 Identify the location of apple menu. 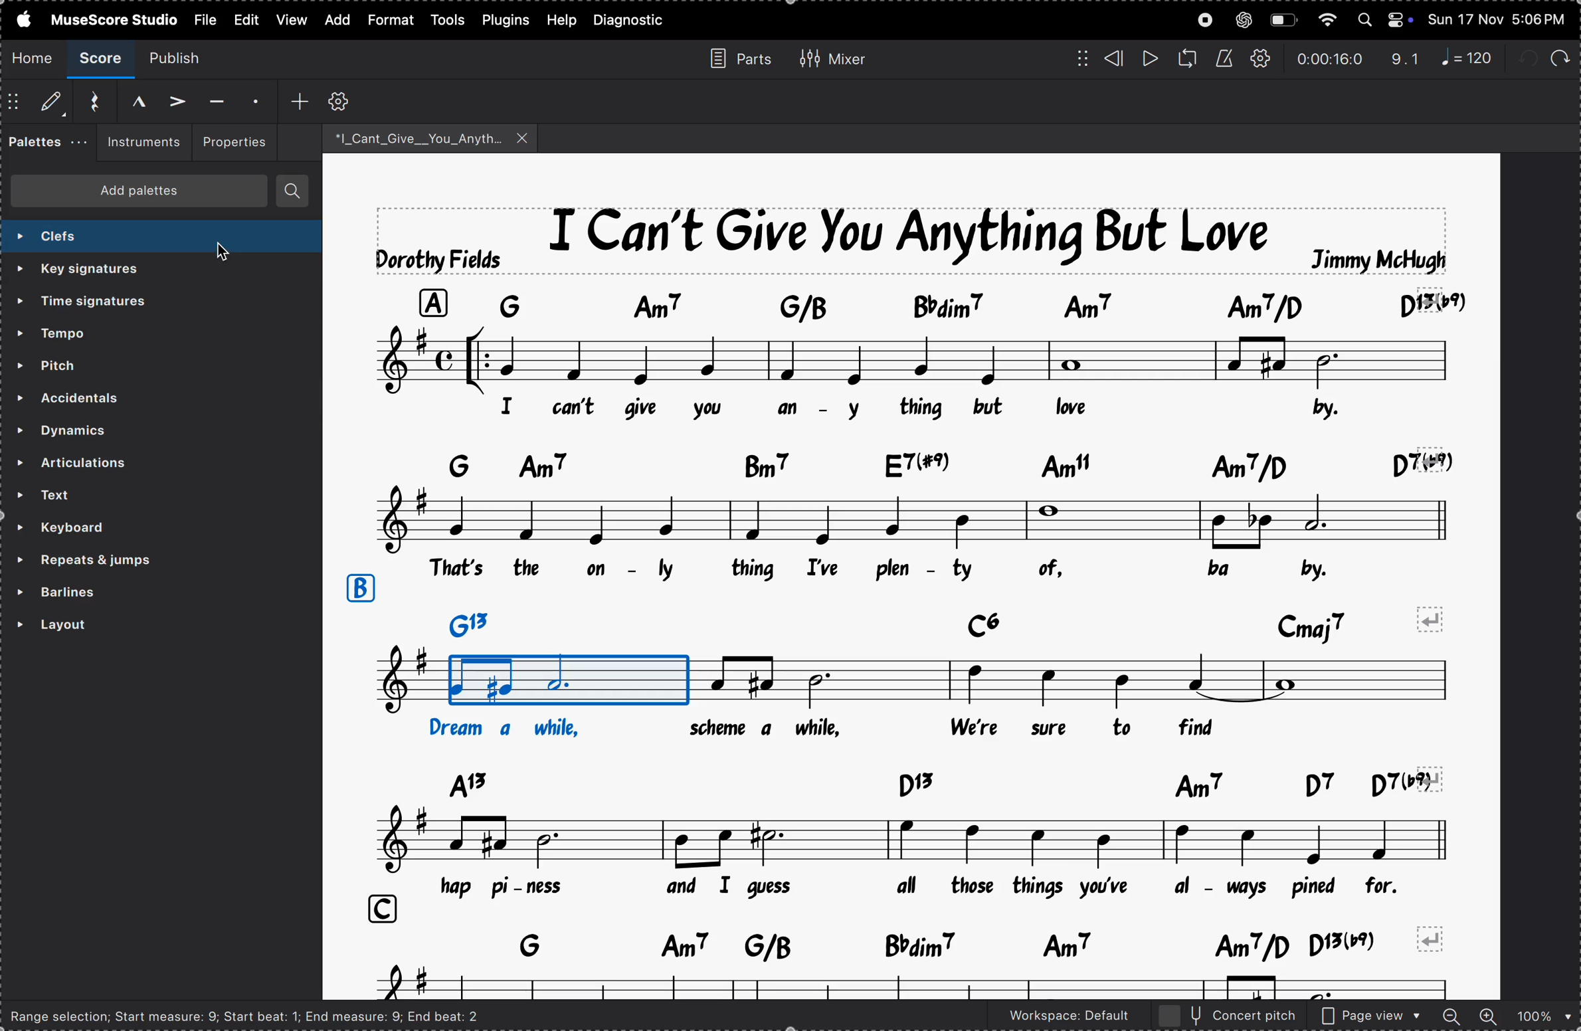
(19, 19).